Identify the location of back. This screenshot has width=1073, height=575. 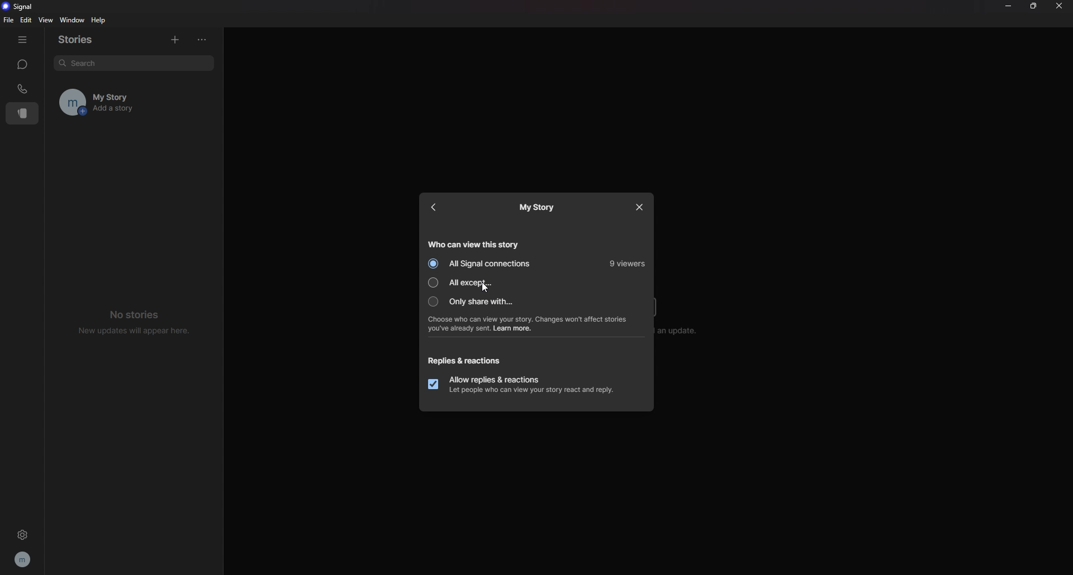
(436, 207).